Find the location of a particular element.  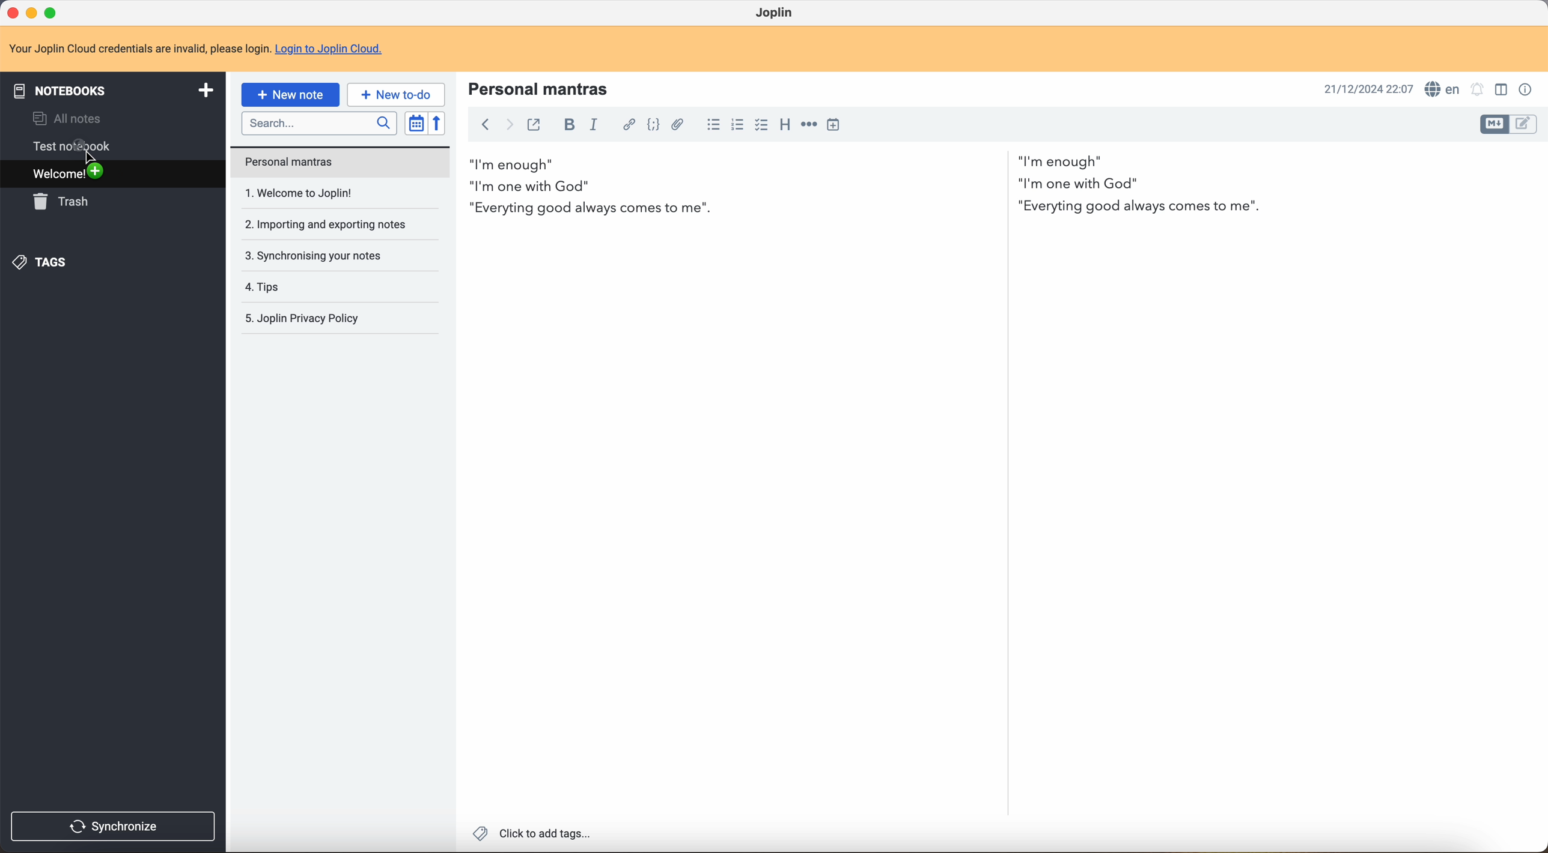

toggle editor layout is located at coordinates (1494, 125).